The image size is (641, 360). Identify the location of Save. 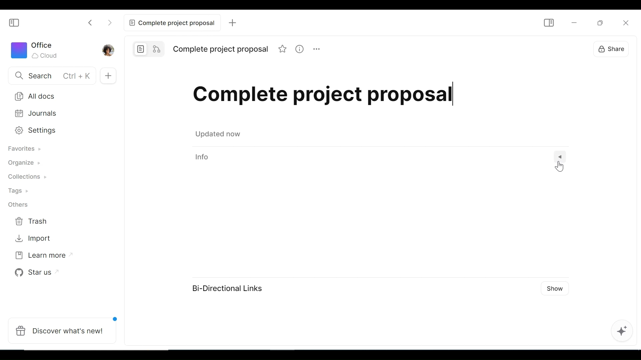
(220, 134).